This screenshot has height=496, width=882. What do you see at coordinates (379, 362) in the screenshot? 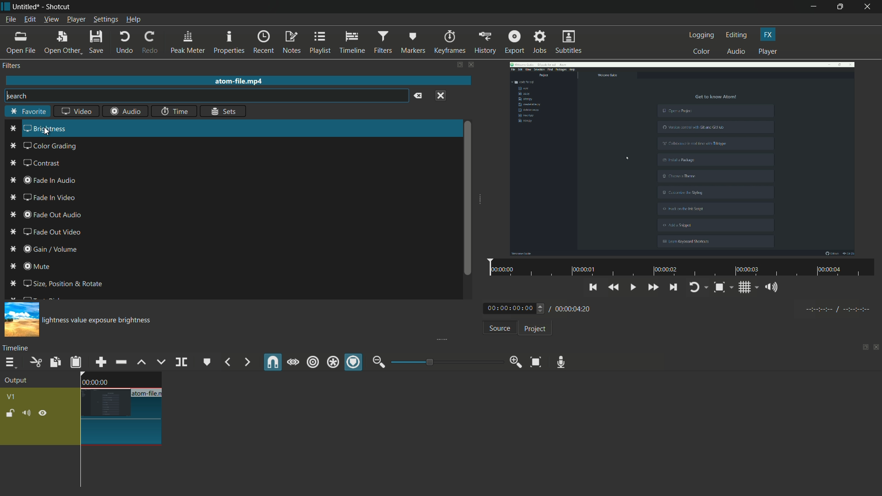
I see `zoom out` at bounding box center [379, 362].